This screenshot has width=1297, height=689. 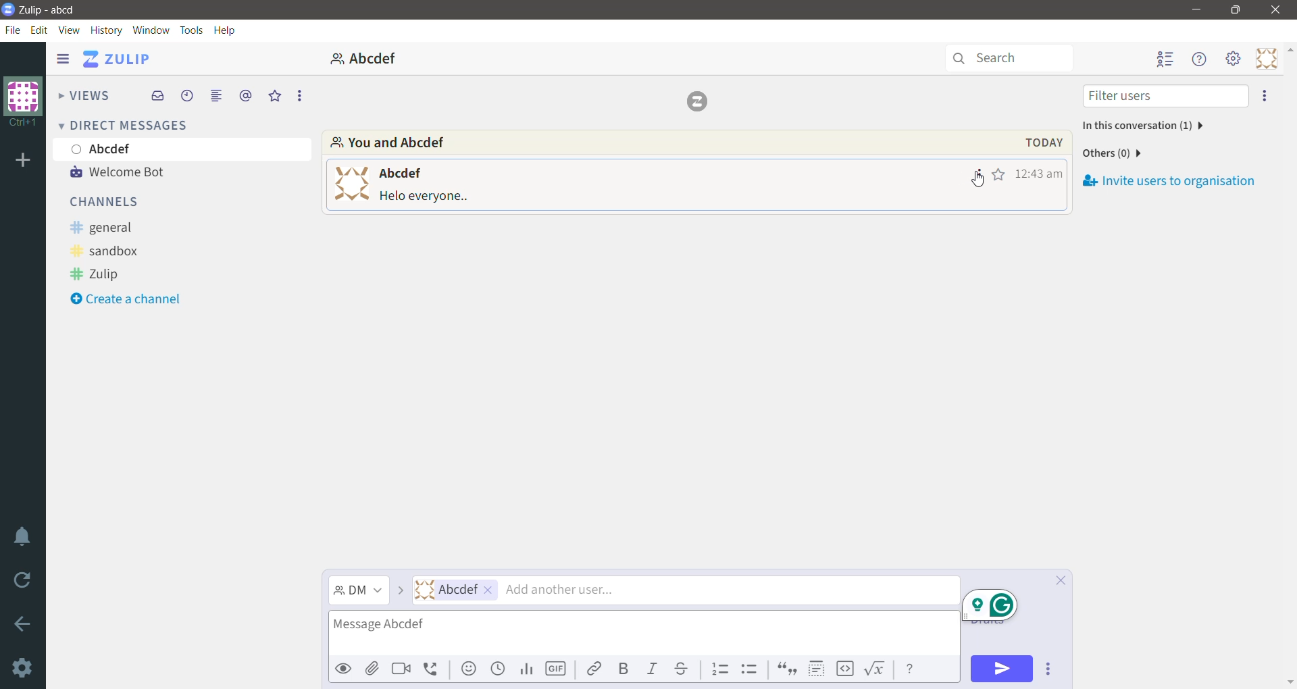 What do you see at coordinates (1170, 175) in the screenshot?
I see `Invite users to organization` at bounding box center [1170, 175].